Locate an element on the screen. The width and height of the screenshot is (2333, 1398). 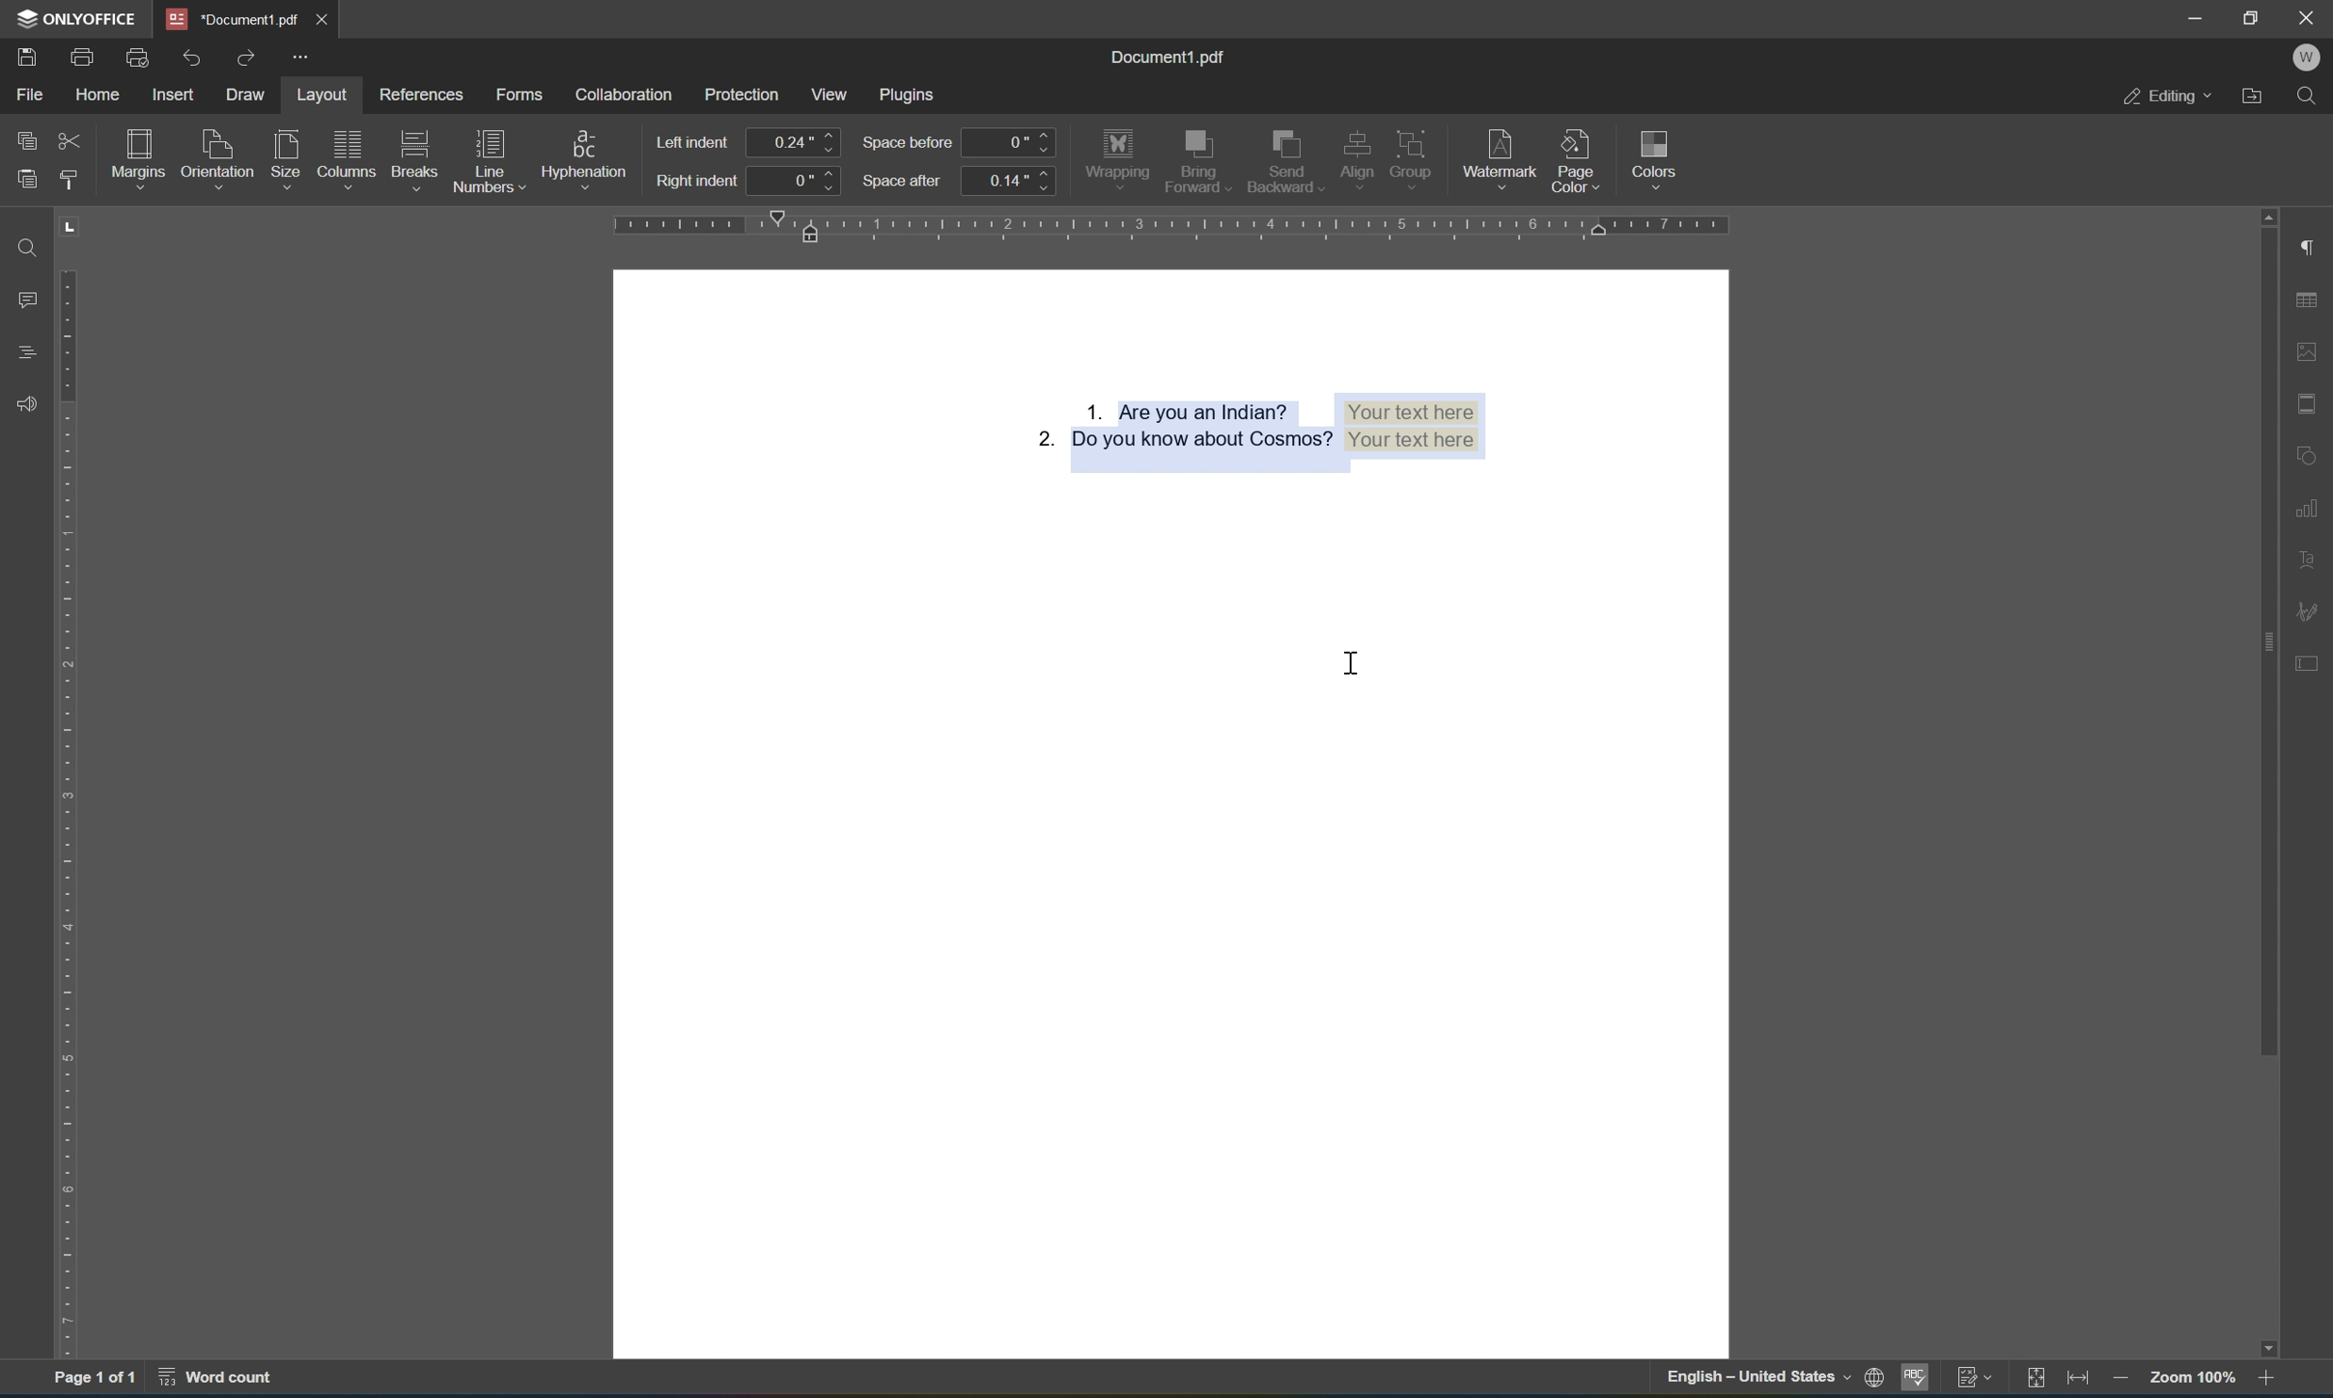
table settings is located at coordinates (2312, 302).